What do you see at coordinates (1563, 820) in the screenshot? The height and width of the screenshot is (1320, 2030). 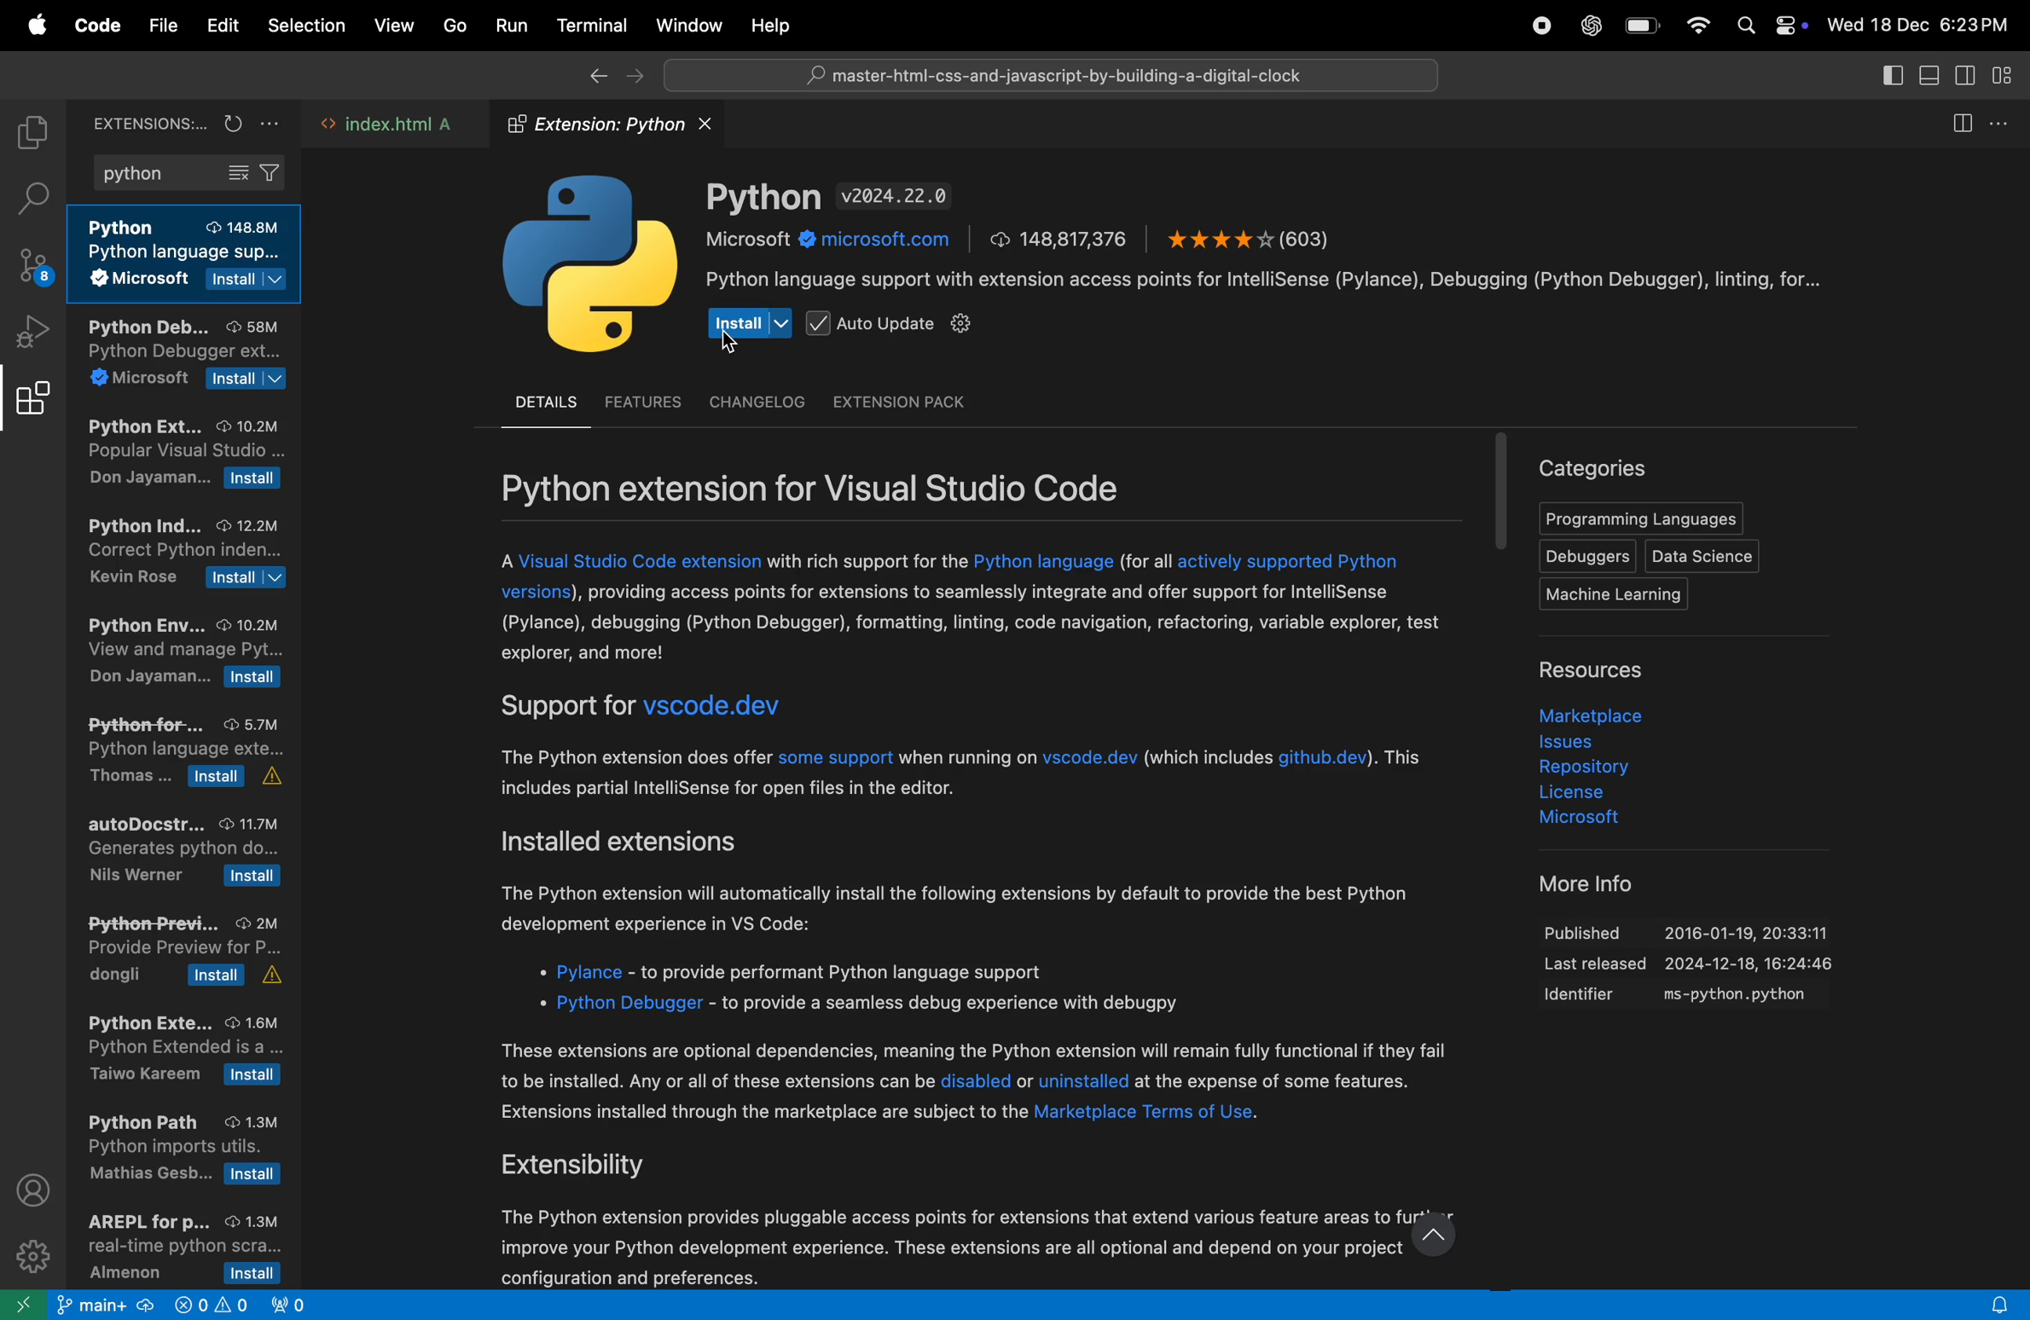 I see `micro soft` at bounding box center [1563, 820].